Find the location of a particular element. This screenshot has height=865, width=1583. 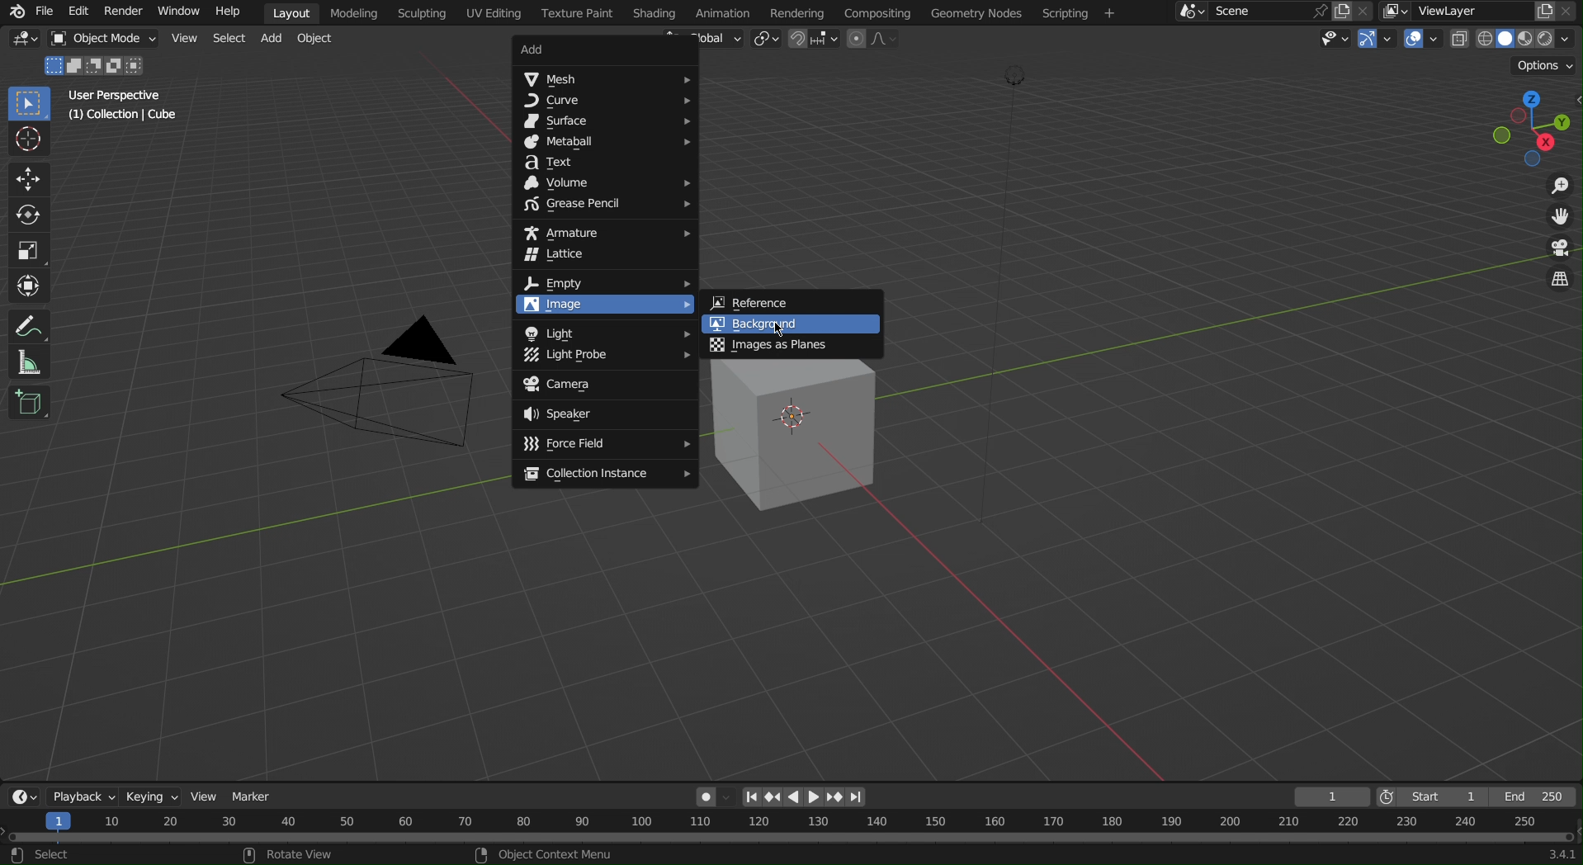

Scale is located at coordinates (26, 249).